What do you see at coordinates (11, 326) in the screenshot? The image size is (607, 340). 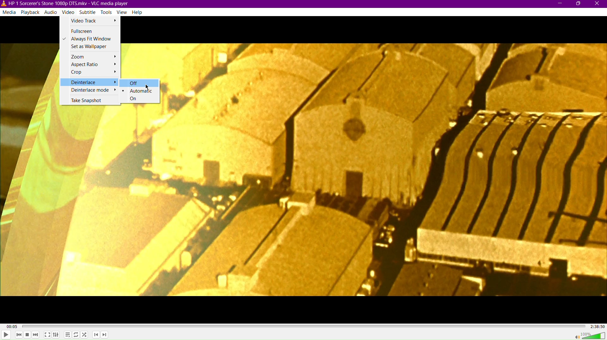 I see `00:05` at bounding box center [11, 326].